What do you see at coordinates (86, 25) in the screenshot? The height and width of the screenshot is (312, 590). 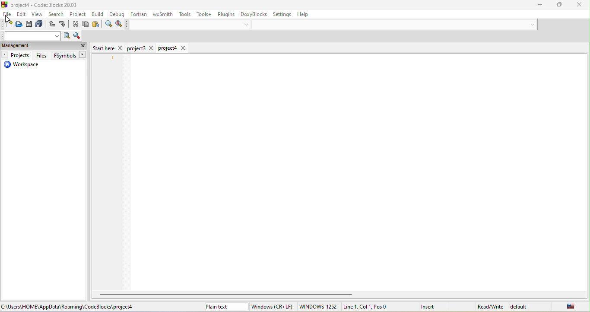 I see `copy` at bounding box center [86, 25].